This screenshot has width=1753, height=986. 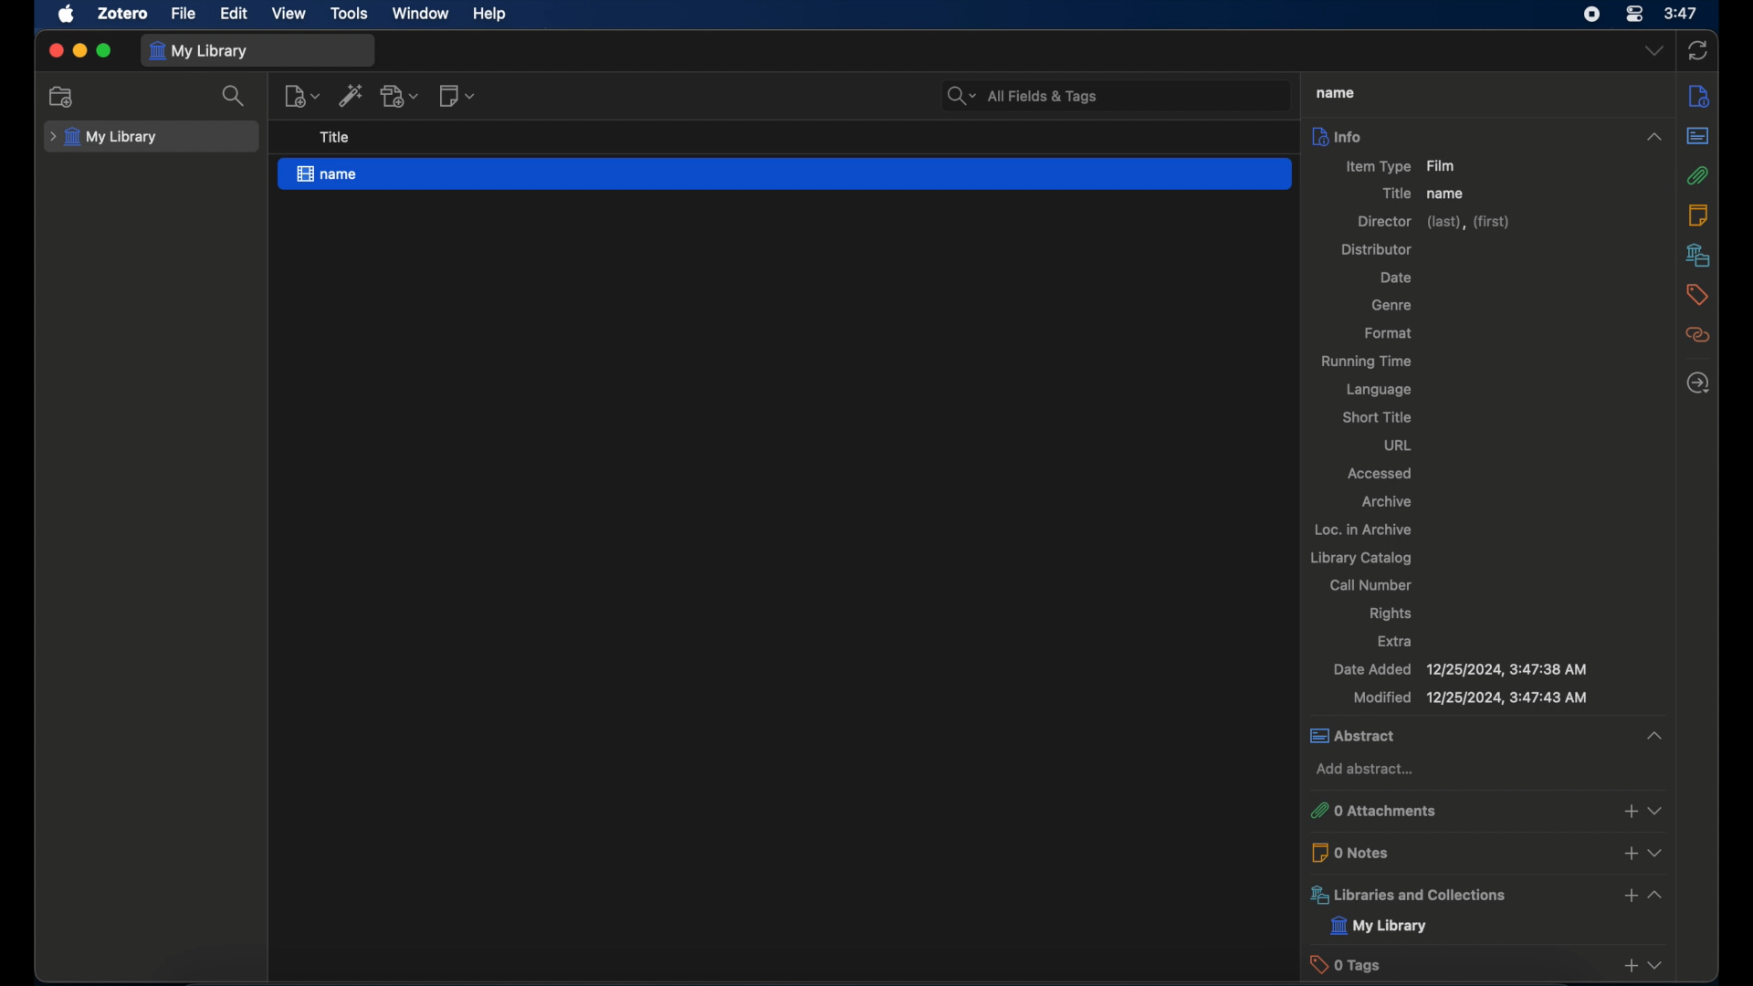 What do you see at coordinates (1699, 175) in the screenshot?
I see `attachments` at bounding box center [1699, 175].